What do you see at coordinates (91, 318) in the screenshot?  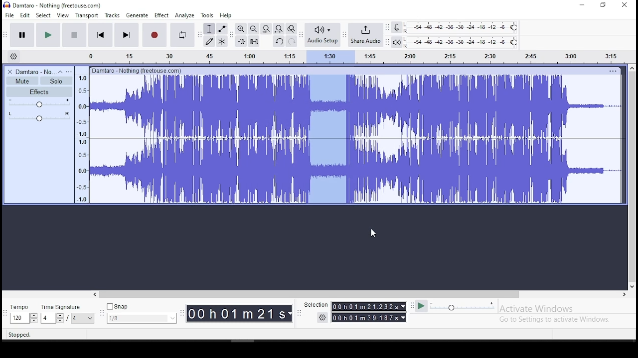 I see `drop down` at bounding box center [91, 318].